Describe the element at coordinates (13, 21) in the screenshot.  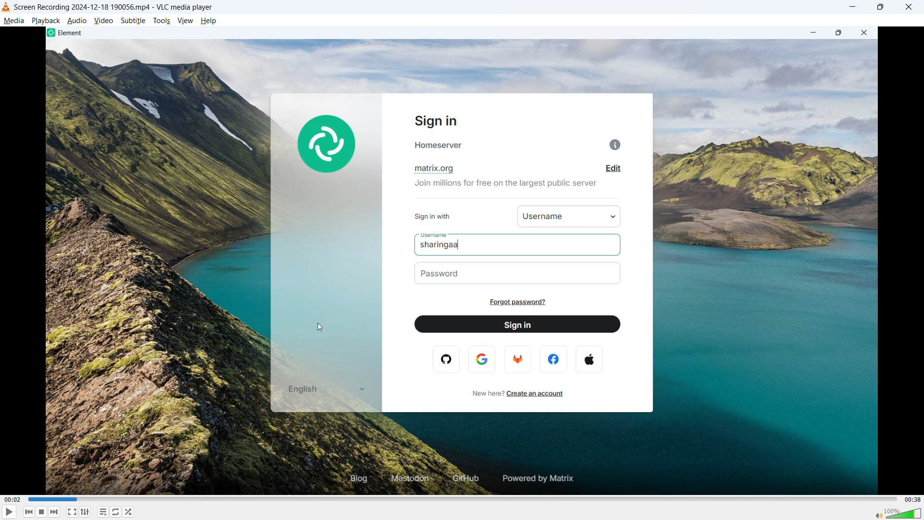
I see `Media ` at that location.